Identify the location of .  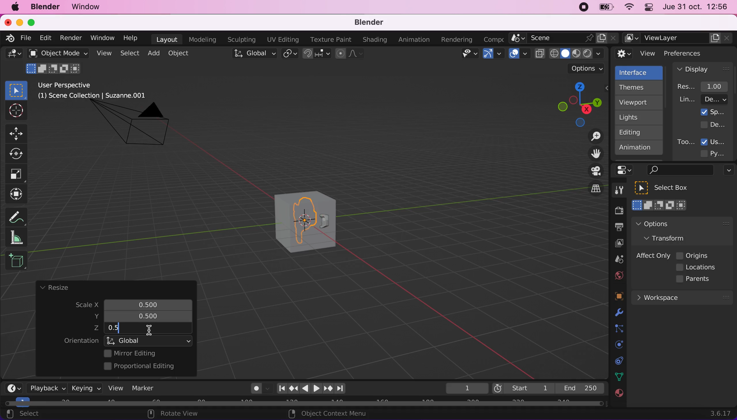
(16, 174).